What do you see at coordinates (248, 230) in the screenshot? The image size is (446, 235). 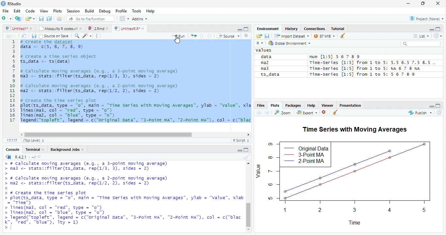 I see `scrollbar down` at bounding box center [248, 230].